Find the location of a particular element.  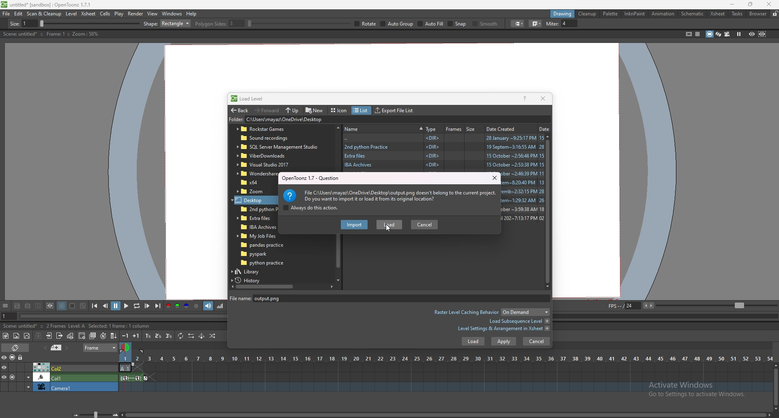

preview is located at coordinates (752, 34).